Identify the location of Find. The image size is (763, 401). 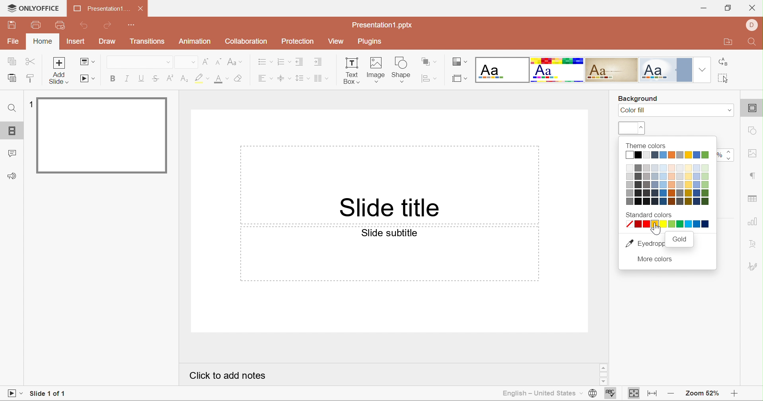
(12, 108).